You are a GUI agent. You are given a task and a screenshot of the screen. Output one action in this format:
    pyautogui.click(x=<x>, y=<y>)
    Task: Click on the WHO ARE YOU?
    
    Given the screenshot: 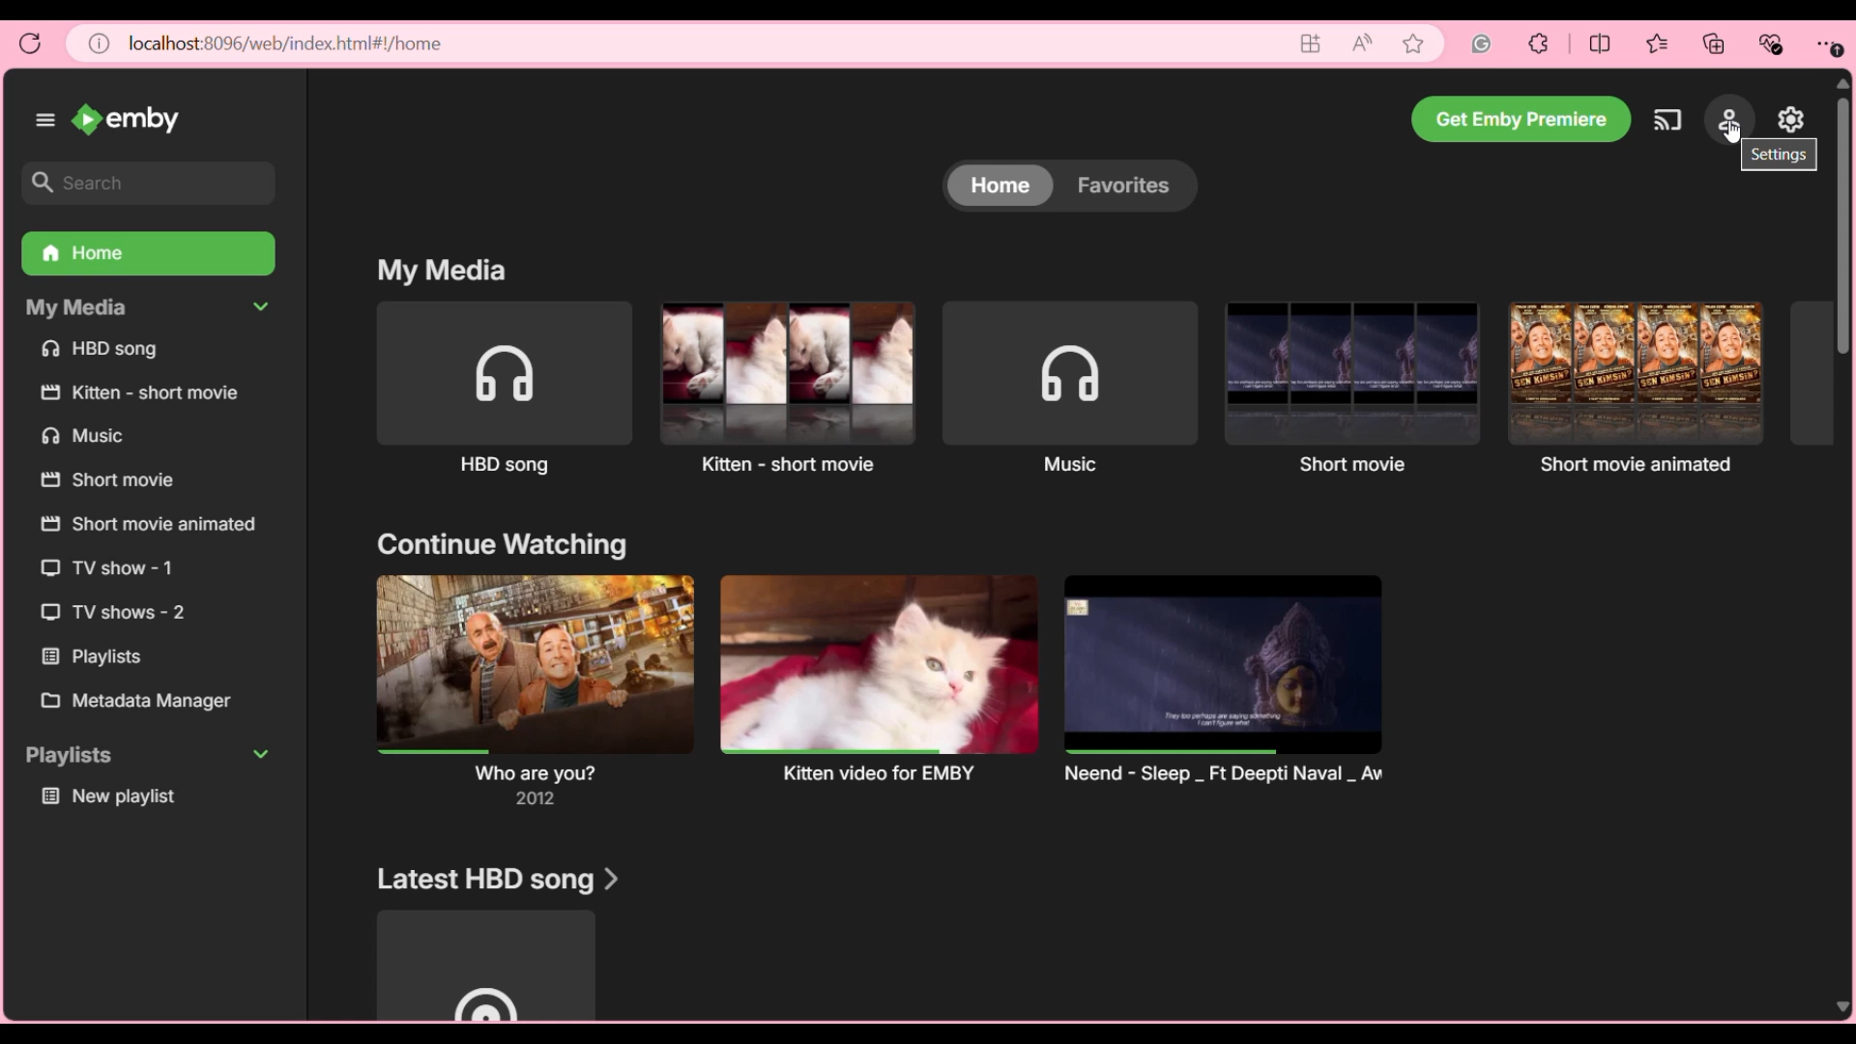 What is the action you would take?
    pyautogui.click(x=524, y=691)
    